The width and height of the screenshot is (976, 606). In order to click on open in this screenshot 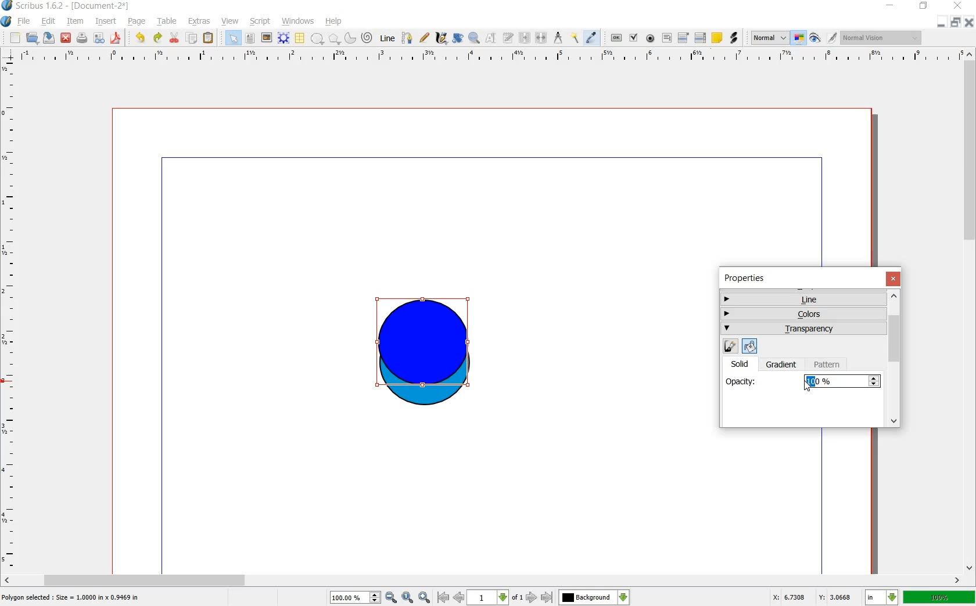, I will do `click(31, 38)`.